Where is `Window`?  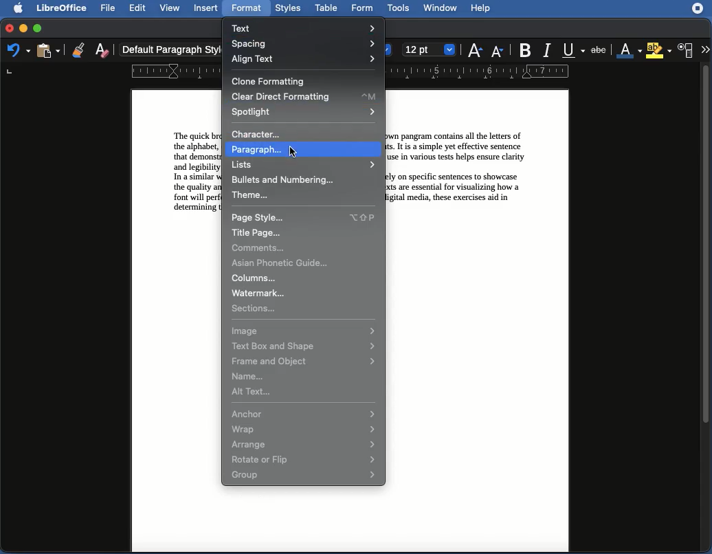 Window is located at coordinates (440, 8).